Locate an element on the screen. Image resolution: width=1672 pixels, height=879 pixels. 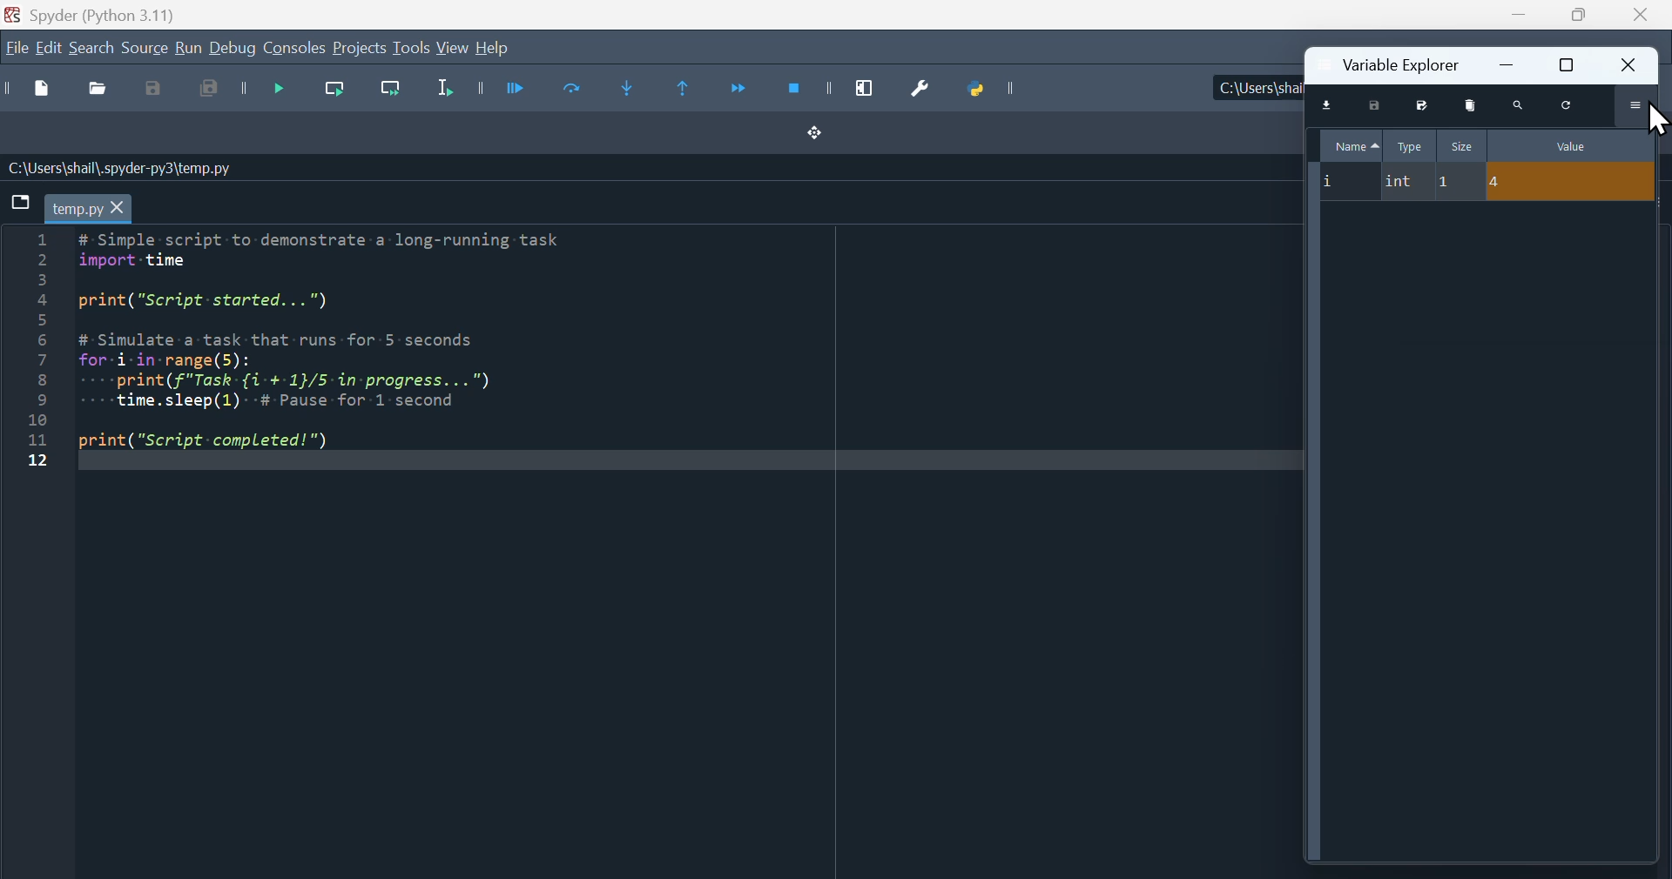
Value is located at coordinates (1572, 144).